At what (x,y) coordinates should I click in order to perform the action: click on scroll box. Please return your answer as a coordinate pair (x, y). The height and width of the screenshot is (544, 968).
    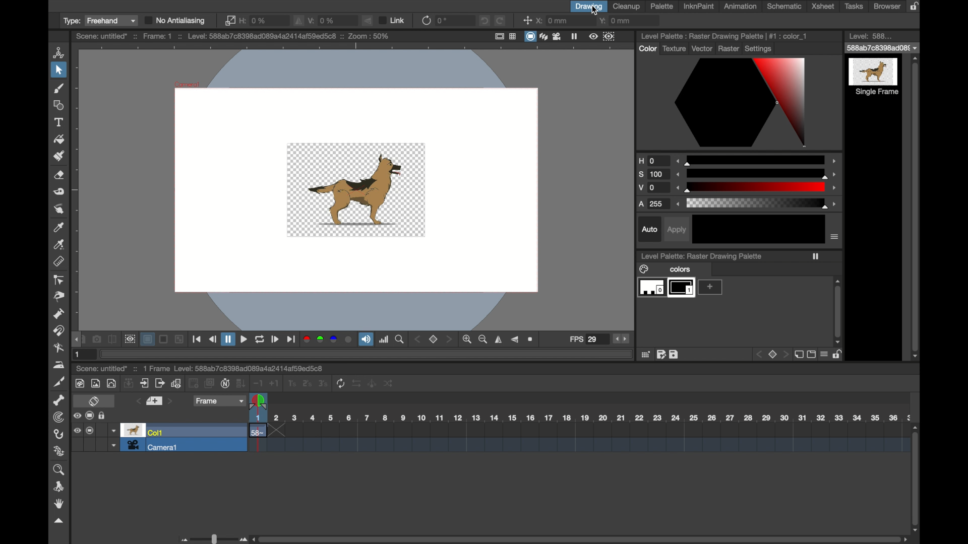
    Looking at the image, I should click on (581, 538).